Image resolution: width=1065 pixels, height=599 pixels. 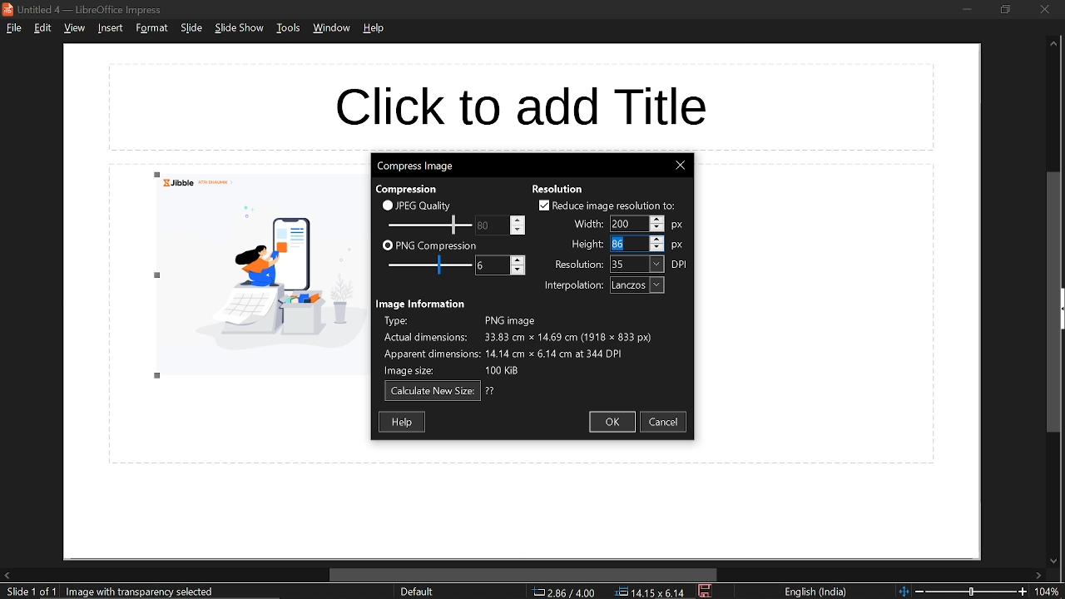 What do you see at coordinates (375, 28) in the screenshot?
I see `help` at bounding box center [375, 28].